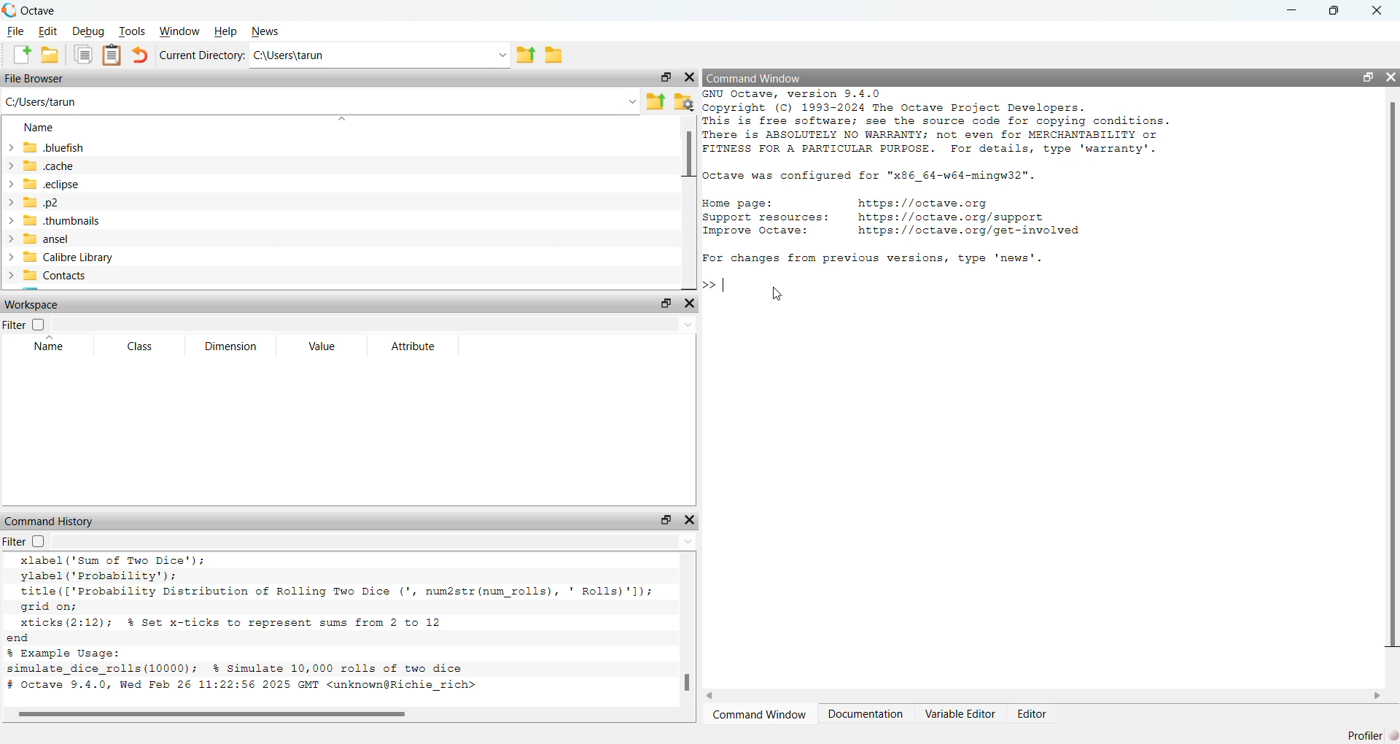 The width and height of the screenshot is (1400, 744). Describe the element at coordinates (686, 684) in the screenshot. I see `Scrollbar` at that location.